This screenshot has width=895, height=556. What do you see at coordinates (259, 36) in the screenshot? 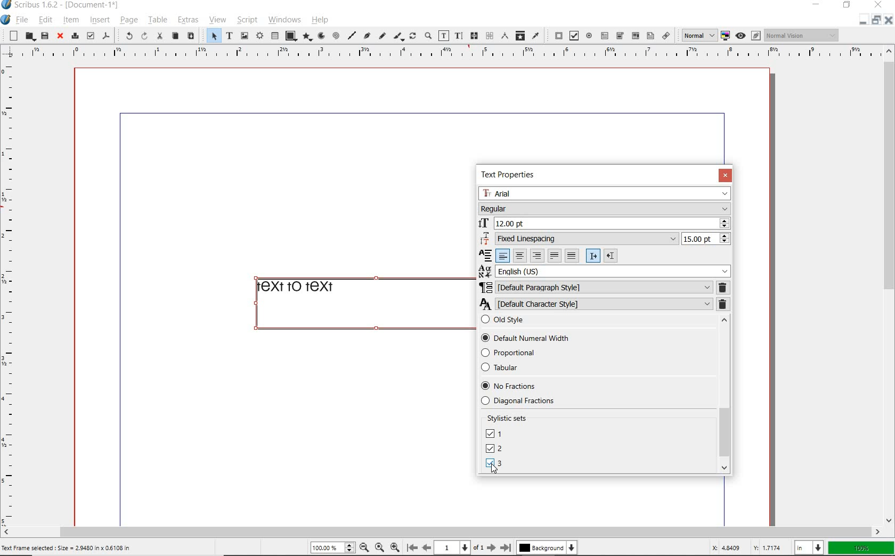
I see `render frame` at bounding box center [259, 36].